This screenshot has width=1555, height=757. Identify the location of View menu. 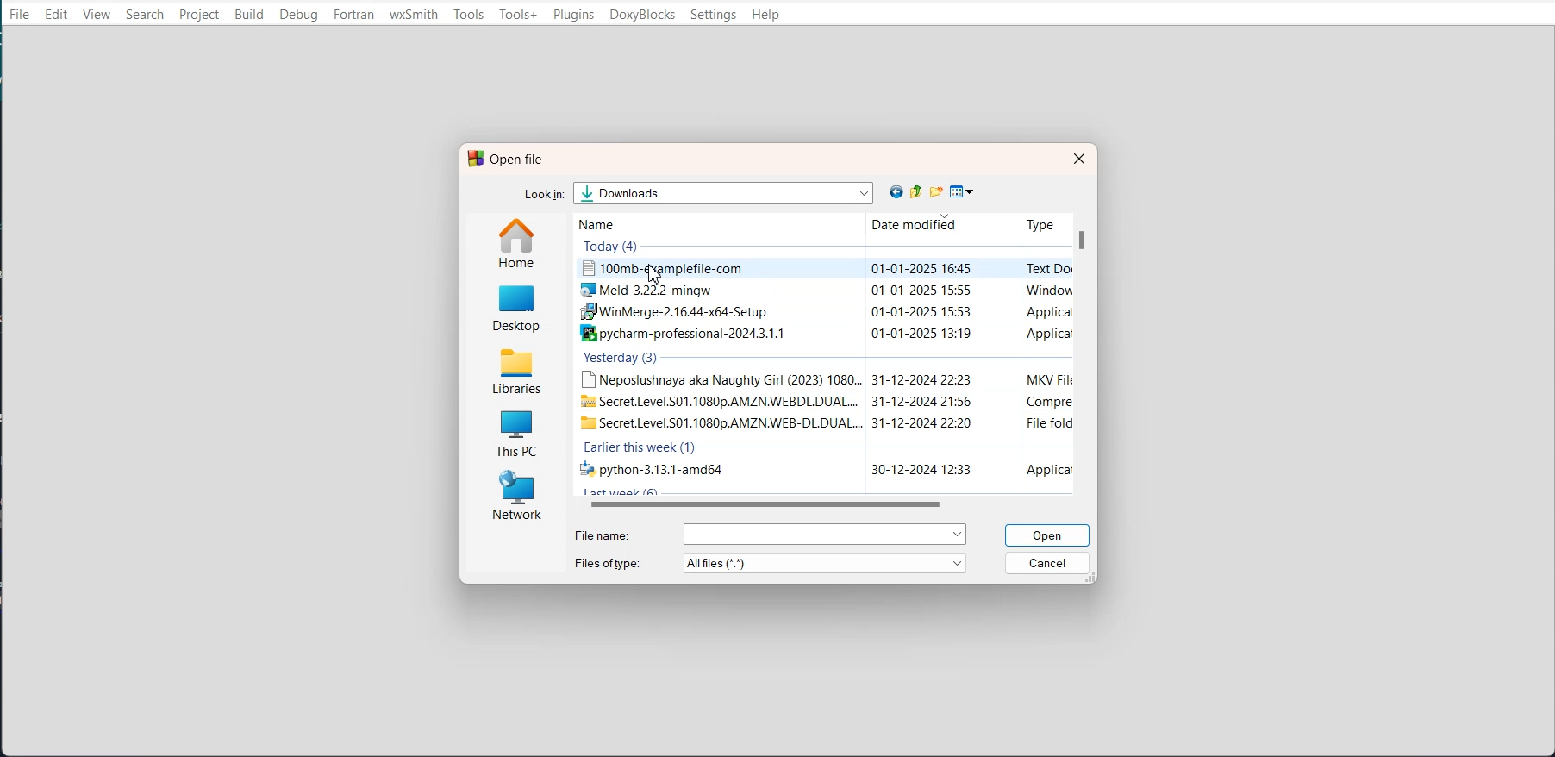
(963, 192).